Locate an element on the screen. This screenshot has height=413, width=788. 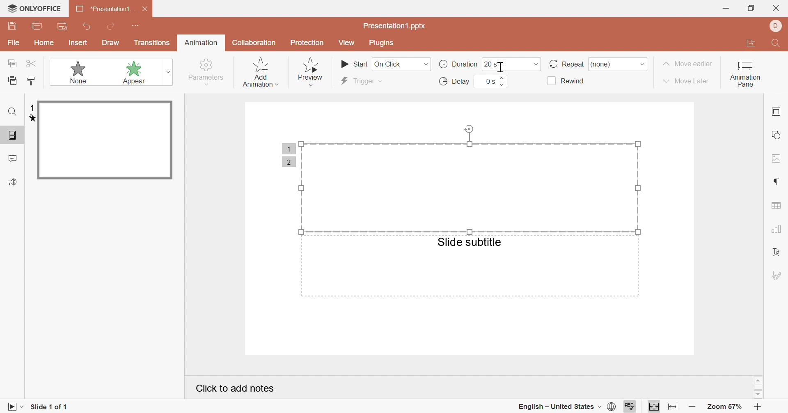
File is located at coordinates (14, 43).